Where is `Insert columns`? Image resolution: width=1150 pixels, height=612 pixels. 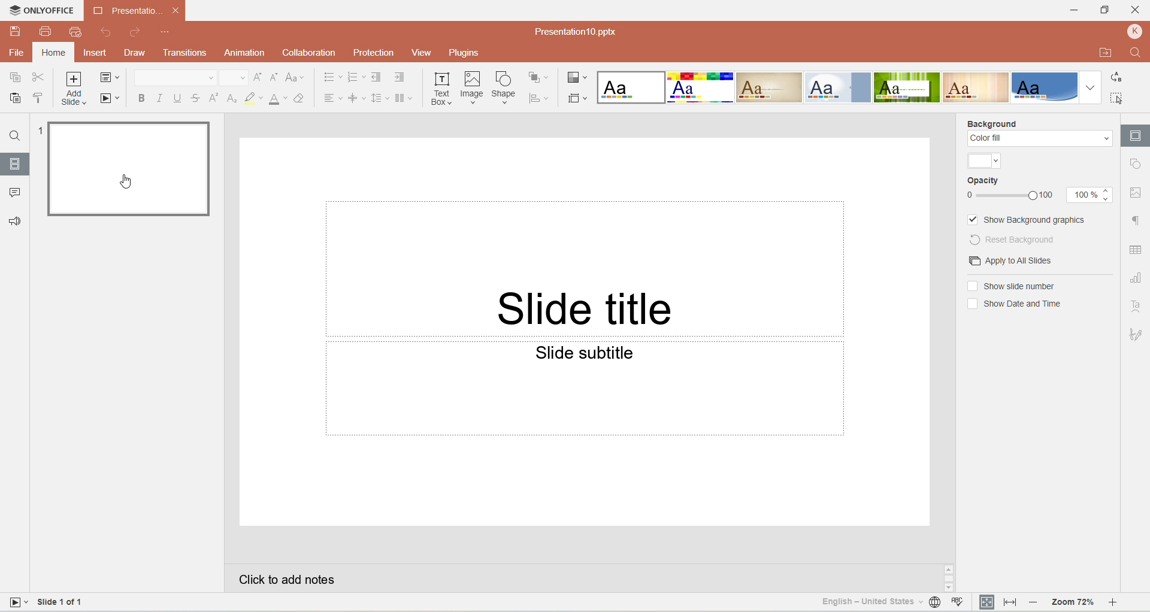
Insert columns is located at coordinates (407, 98).